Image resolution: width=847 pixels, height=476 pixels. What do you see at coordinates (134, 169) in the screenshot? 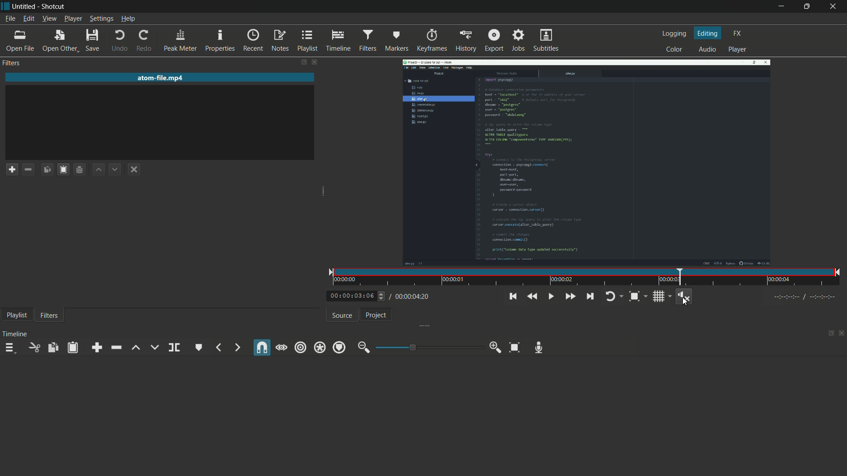
I see `deselect the filter` at bounding box center [134, 169].